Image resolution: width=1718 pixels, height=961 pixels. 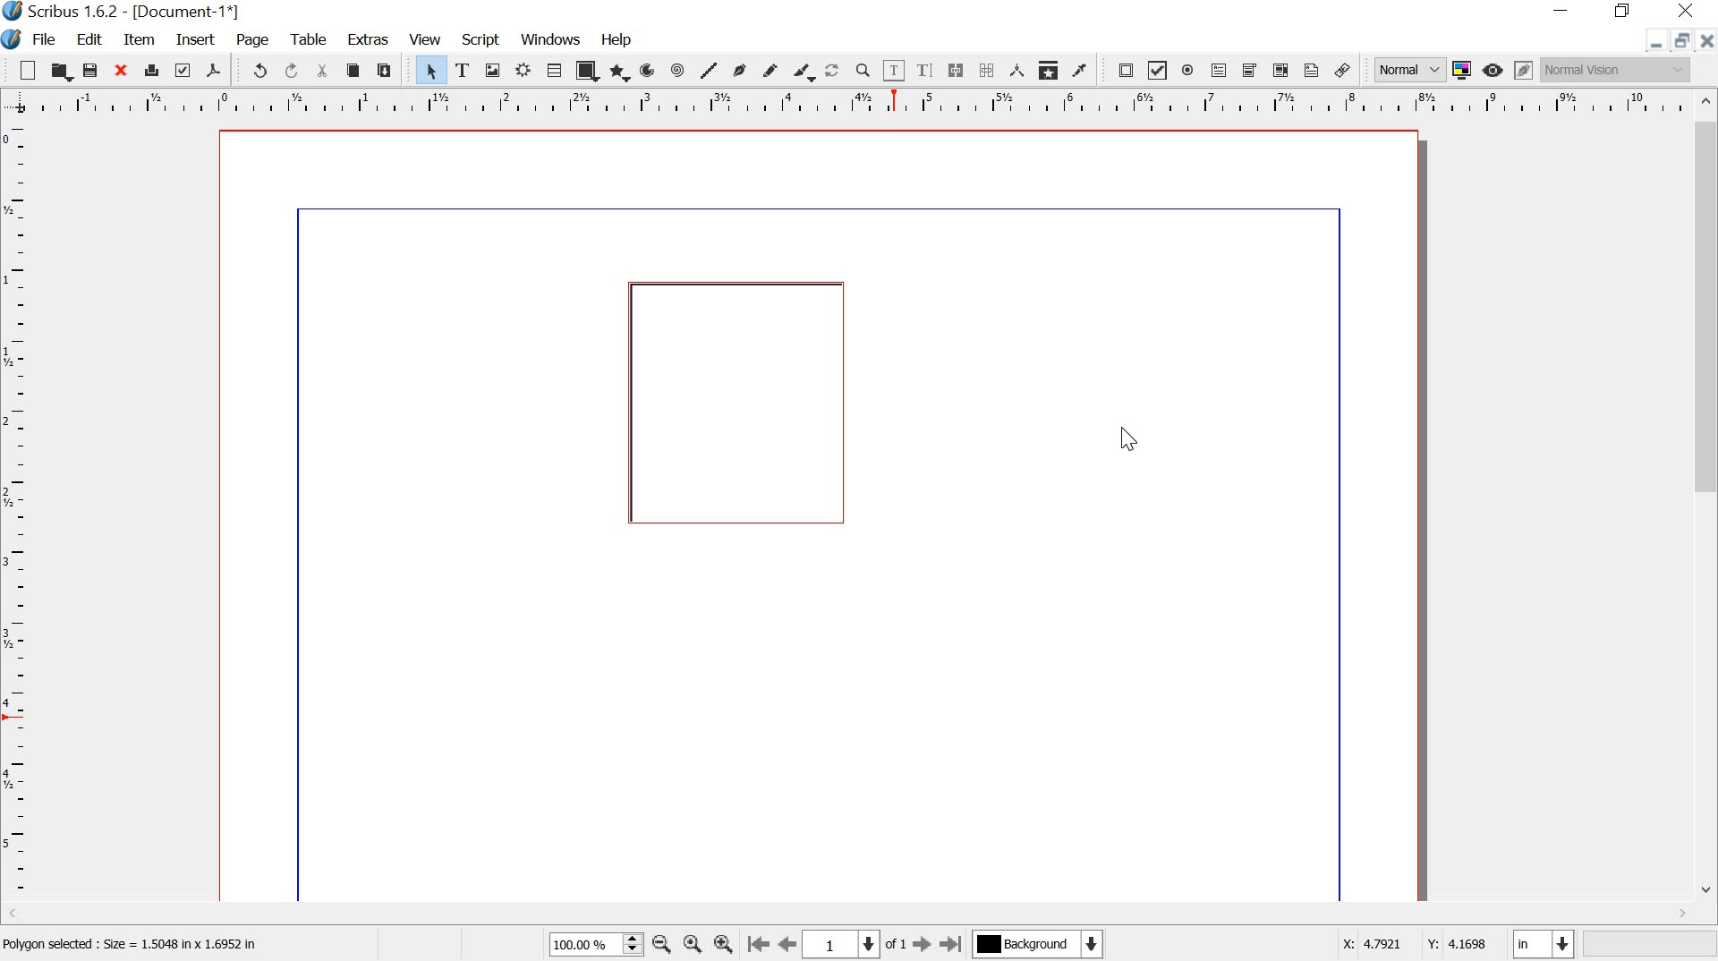 I want to click on preview mode, so click(x=1494, y=70).